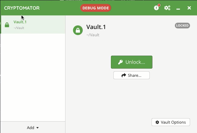 The width and height of the screenshot is (197, 133). I want to click on cursor, so click(23, 17).